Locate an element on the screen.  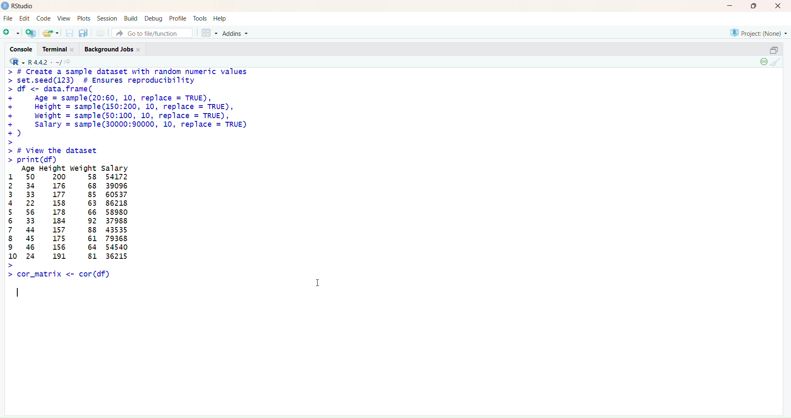
Project (None) is located at coordinates (760, 34).